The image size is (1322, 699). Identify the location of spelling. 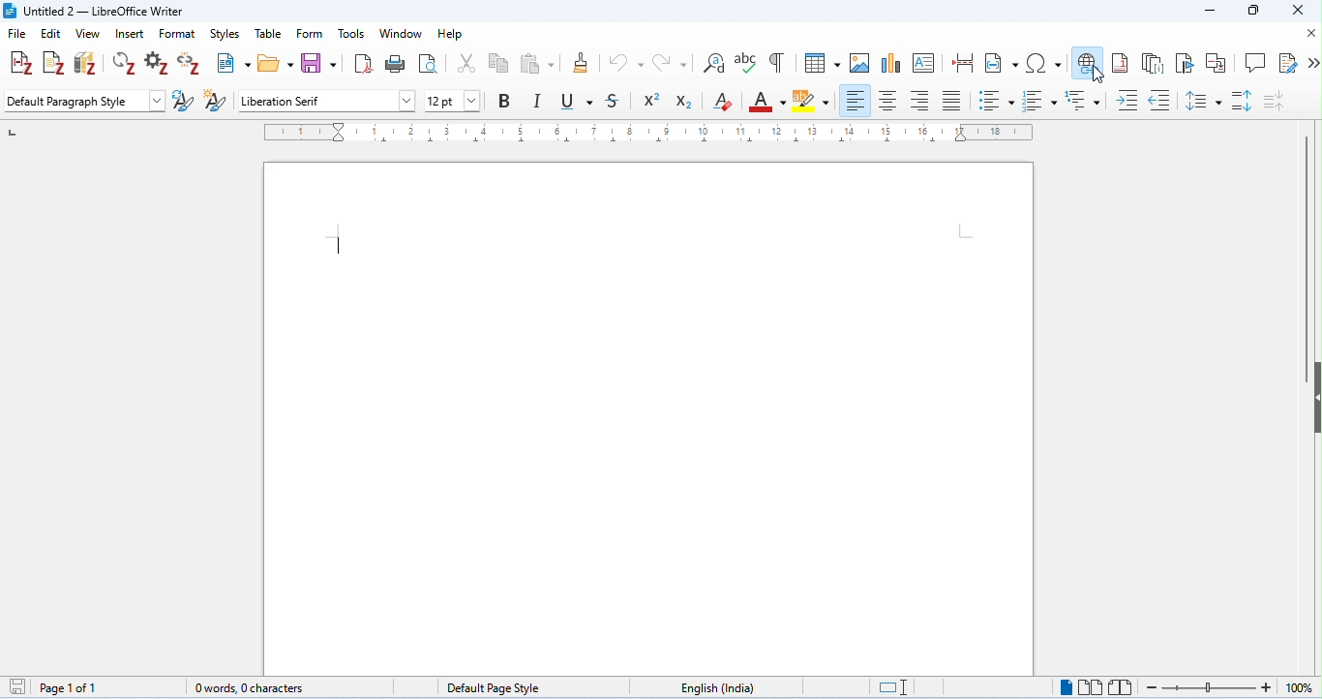
(747, 63).